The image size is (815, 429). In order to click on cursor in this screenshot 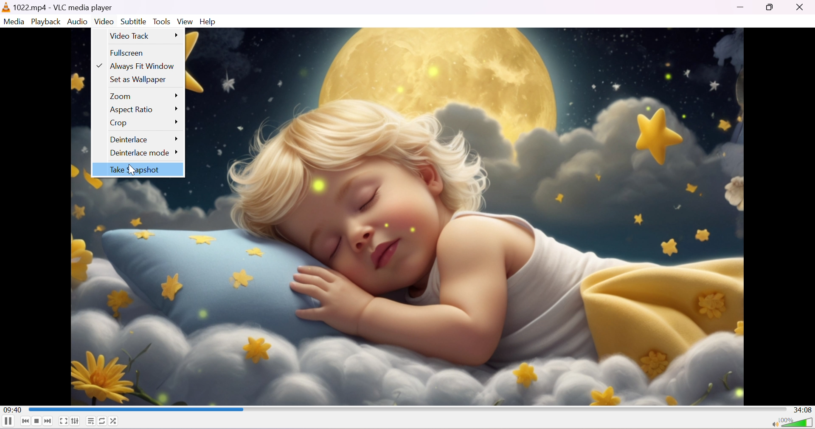, I will do `click(132, 170)`.